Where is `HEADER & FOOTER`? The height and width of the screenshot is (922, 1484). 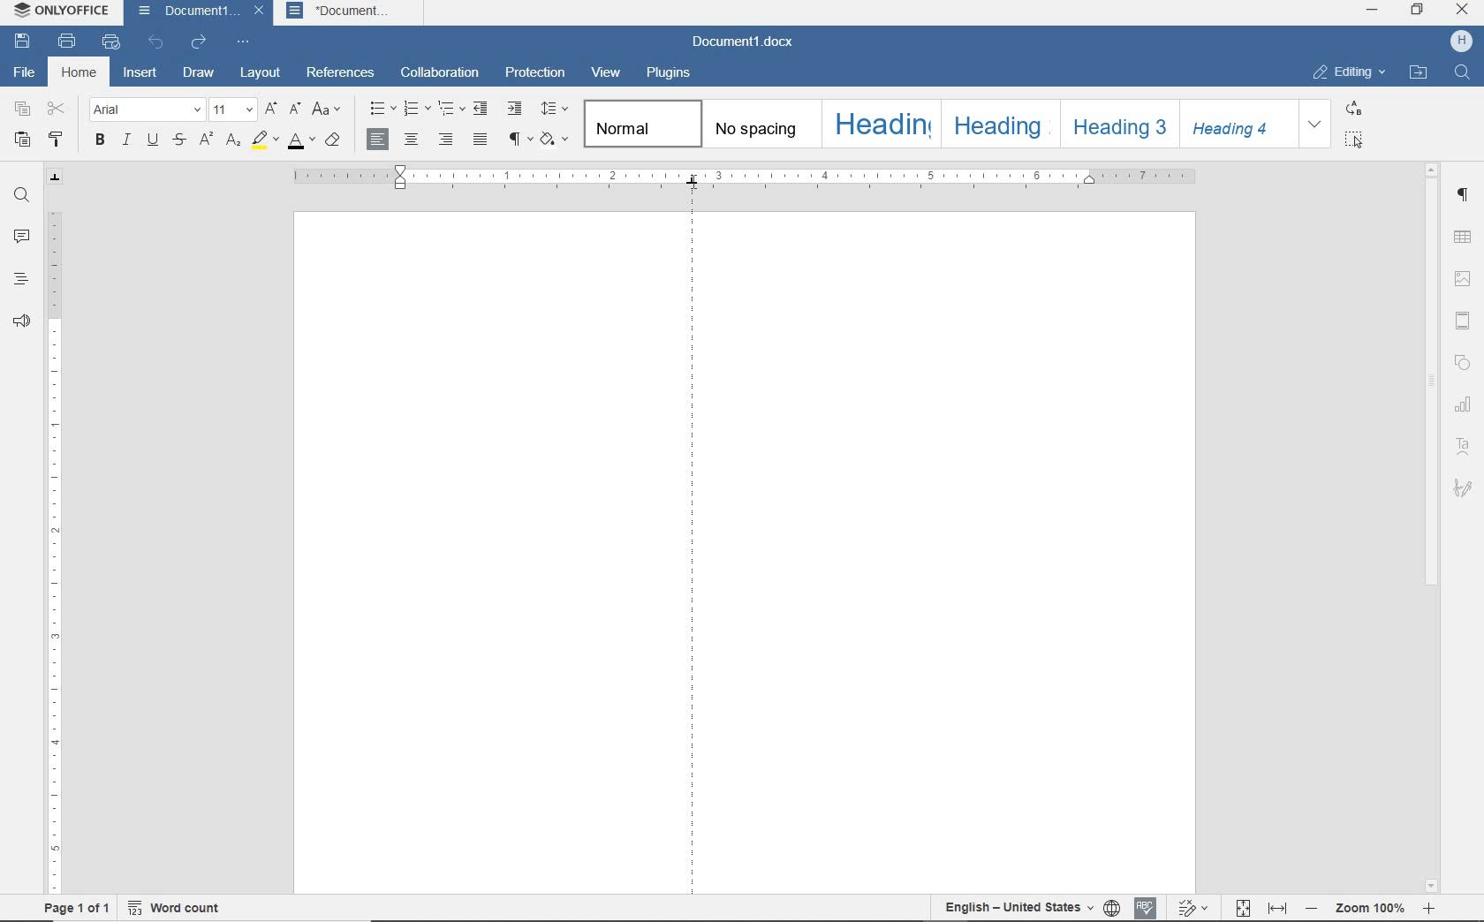 HEADER & FOOTER is located at coordinates (1462, 320).